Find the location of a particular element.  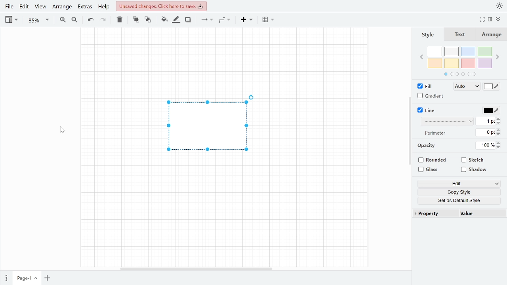

Copy style is located at coordinates (460, 192).